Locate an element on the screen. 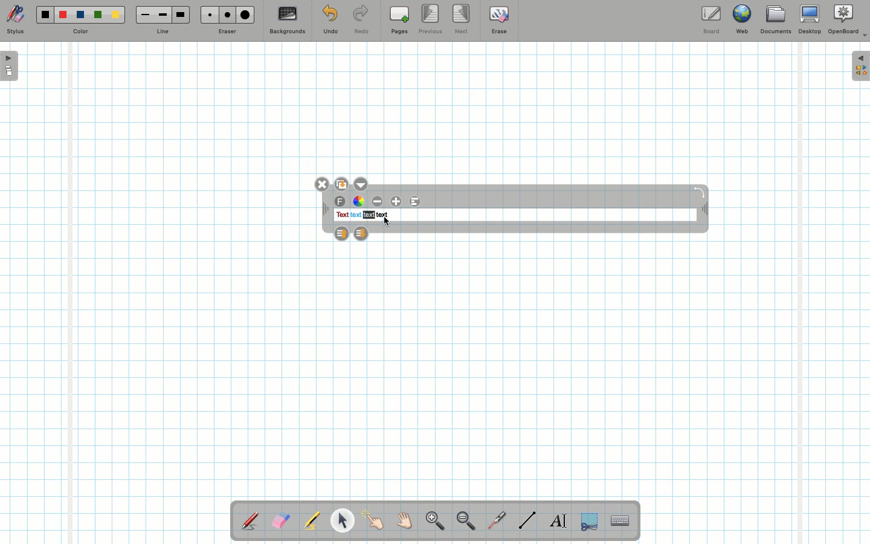 This screenshot has height=544, width=870. Medium line is located at coordinates (163, 15).